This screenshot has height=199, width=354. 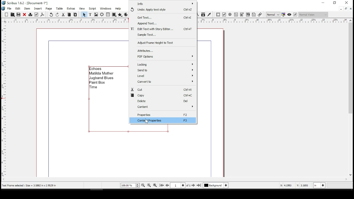 What do you see at coordinates (163, 24) in the screenshot?
I see `append text` at bounding box center [163, 24].